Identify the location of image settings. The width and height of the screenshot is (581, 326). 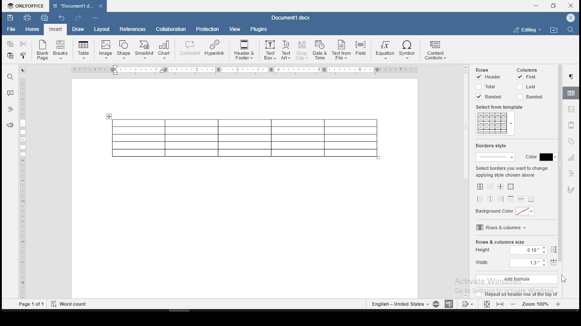
(572, 110).